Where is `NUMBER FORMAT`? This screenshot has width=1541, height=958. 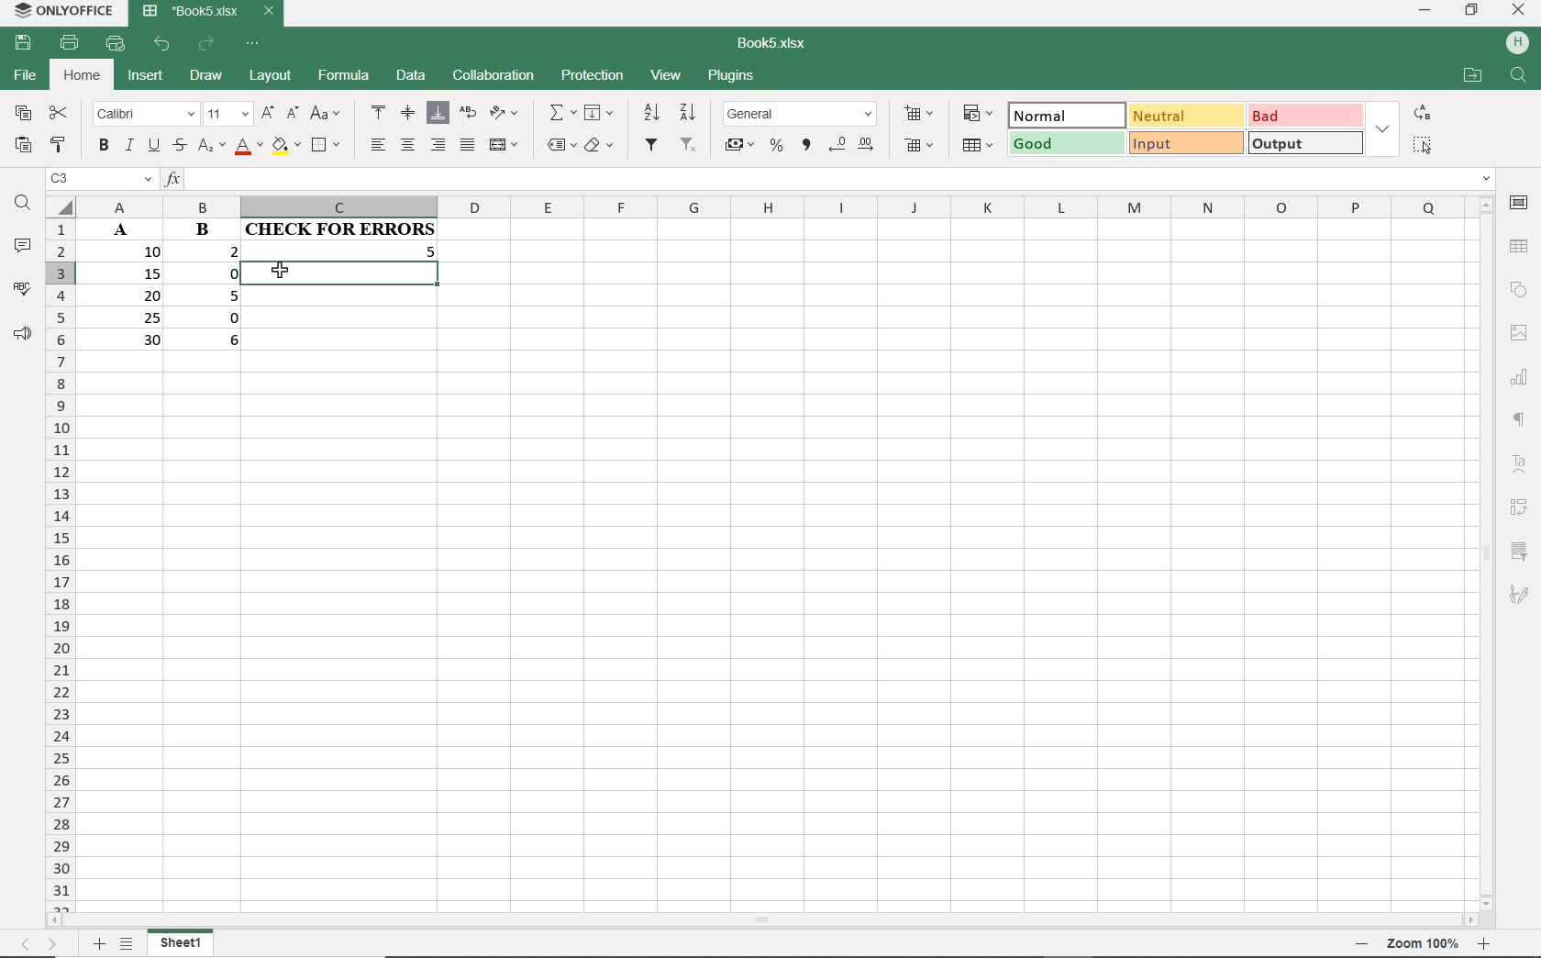 NUMBER FORMAT is located at coordinates (800, 115).